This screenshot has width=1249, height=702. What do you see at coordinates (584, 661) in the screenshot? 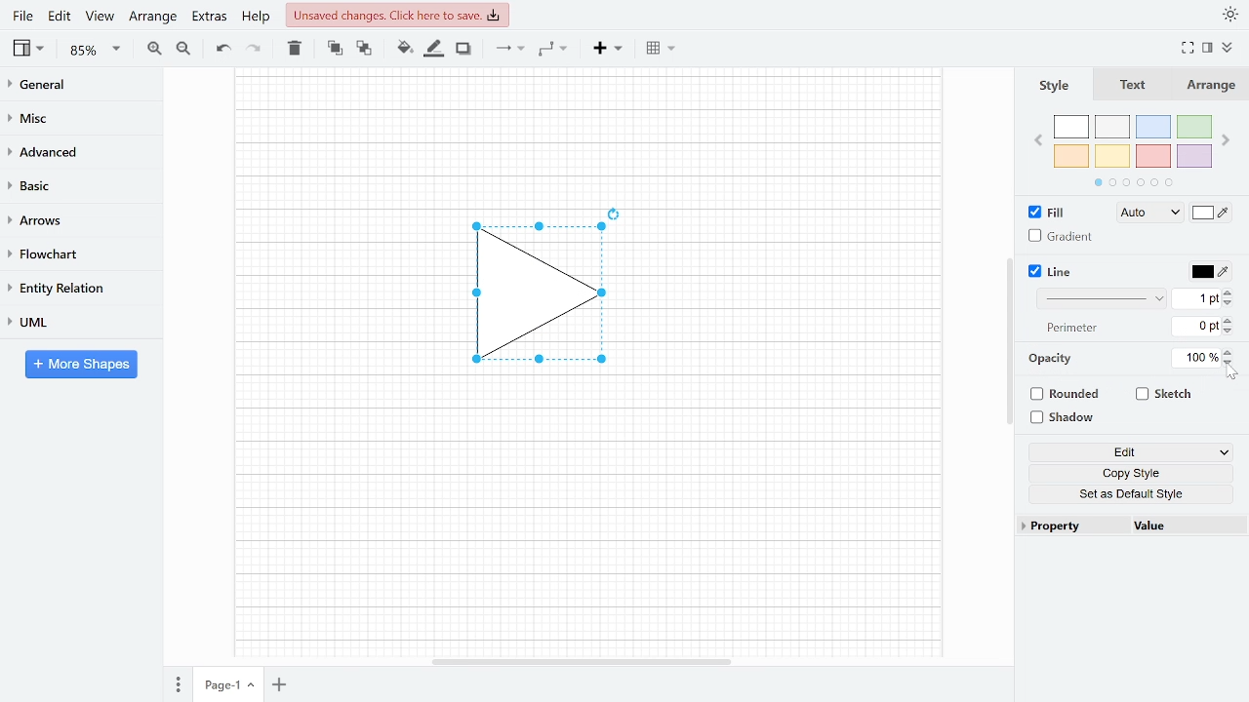
I see `Horizontal scrollbar` at bounding box center [584, 661].